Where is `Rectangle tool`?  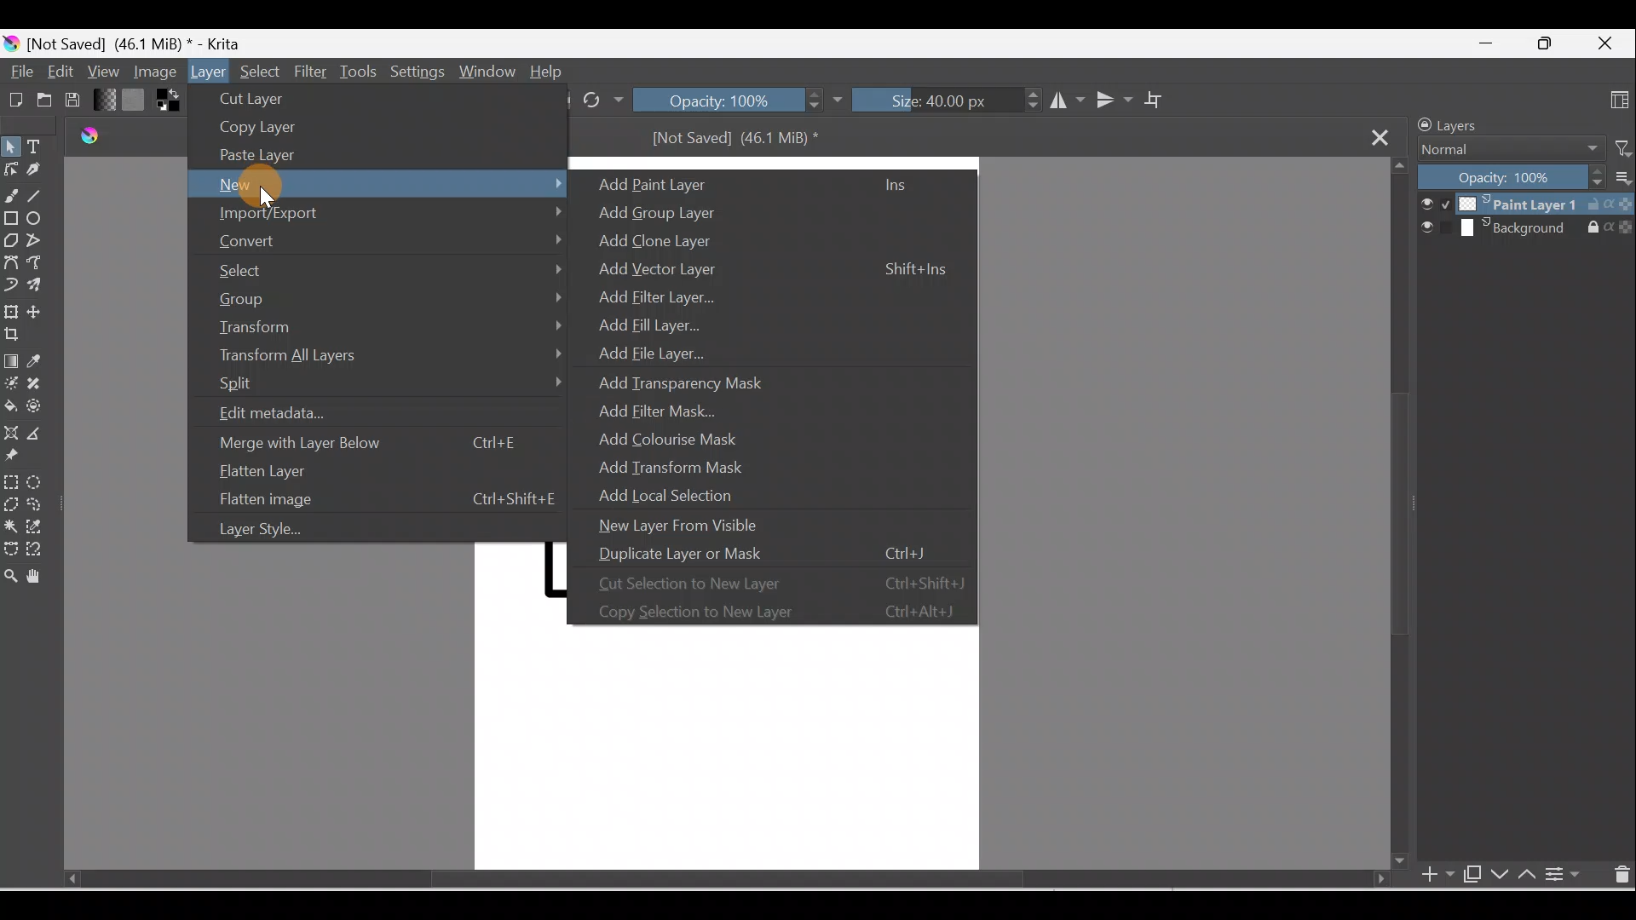
Rectangle tool is located at coordinates (12, 222).